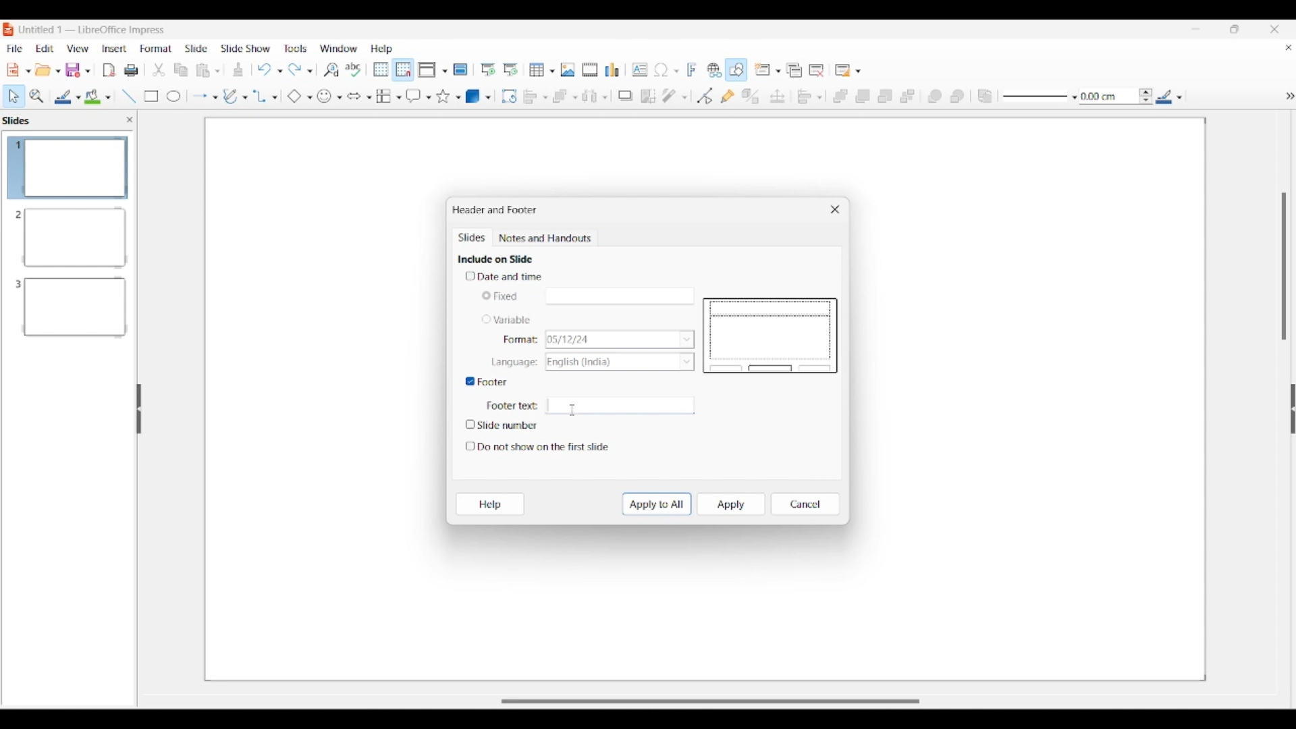 Image resolution: width=1296 pixels, height=729 pixels. I want to click on Cancel, so click(805, 504).